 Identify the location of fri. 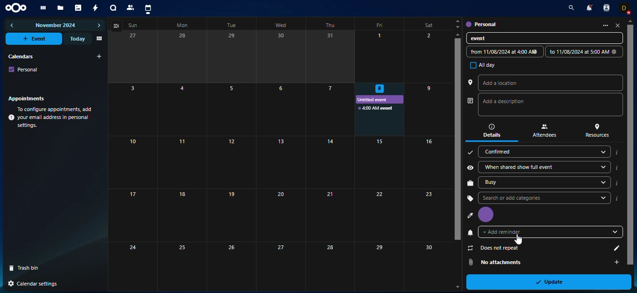
(381, 26).